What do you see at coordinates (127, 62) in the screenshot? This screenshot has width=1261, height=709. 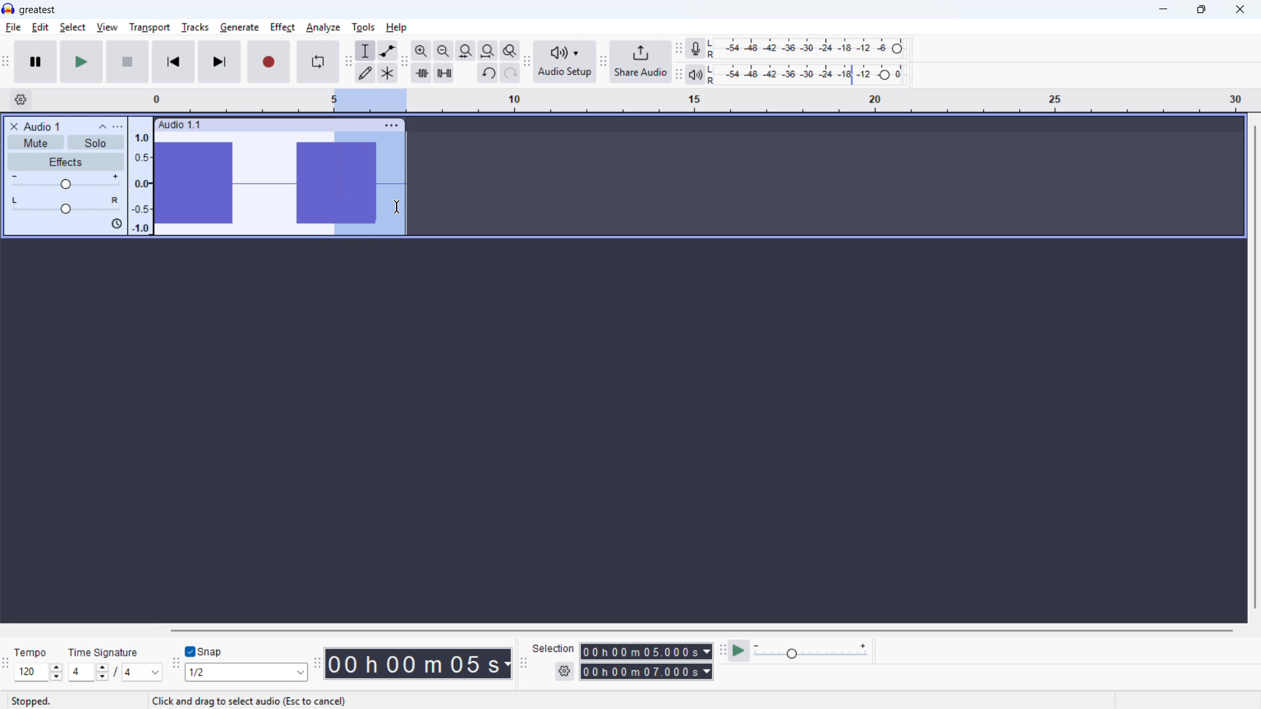 I see `stop ` at bounding box center [127, 62].